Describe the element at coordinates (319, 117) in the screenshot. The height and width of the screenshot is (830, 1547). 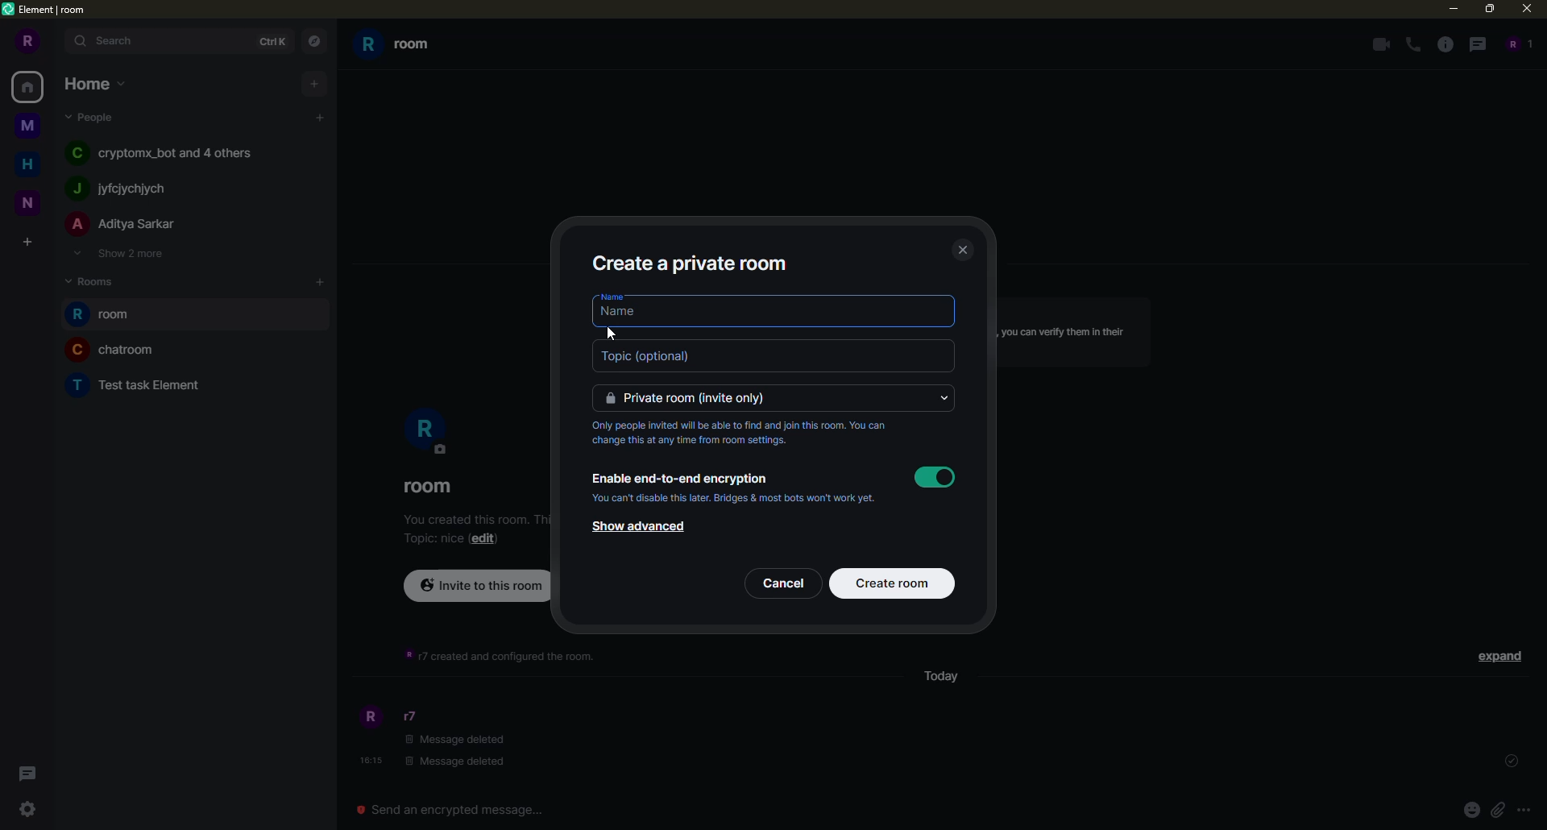
I see `add` at that location.